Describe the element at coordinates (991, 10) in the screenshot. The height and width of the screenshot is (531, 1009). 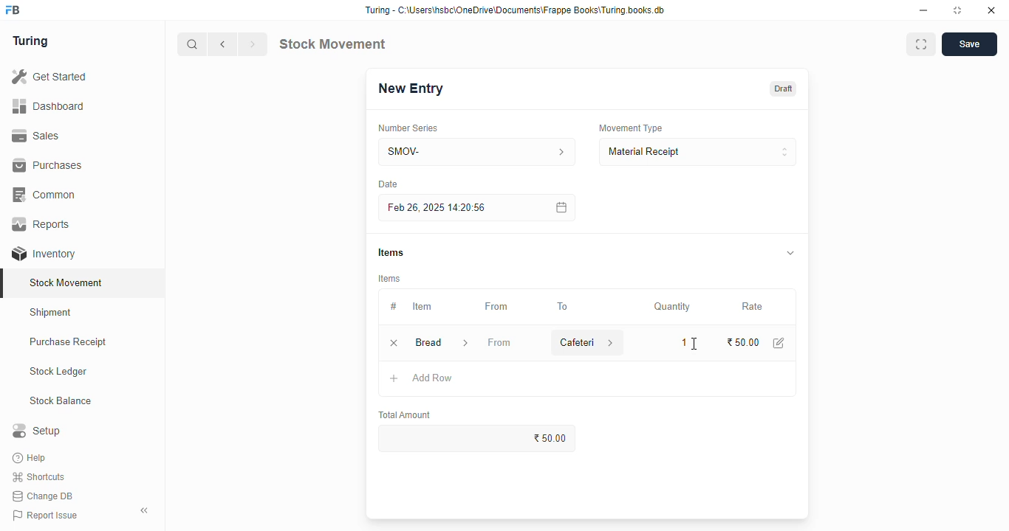
I see `close` at that location.